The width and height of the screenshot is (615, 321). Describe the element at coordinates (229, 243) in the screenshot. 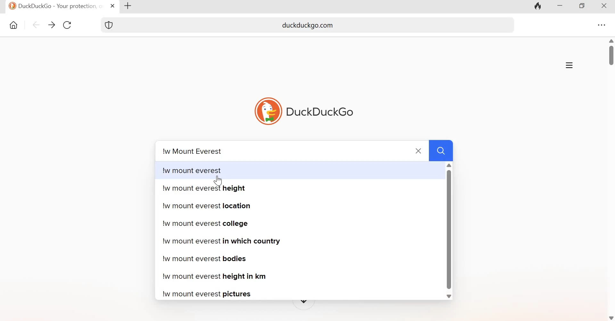

I see `!w mount everest in which country` at that location.